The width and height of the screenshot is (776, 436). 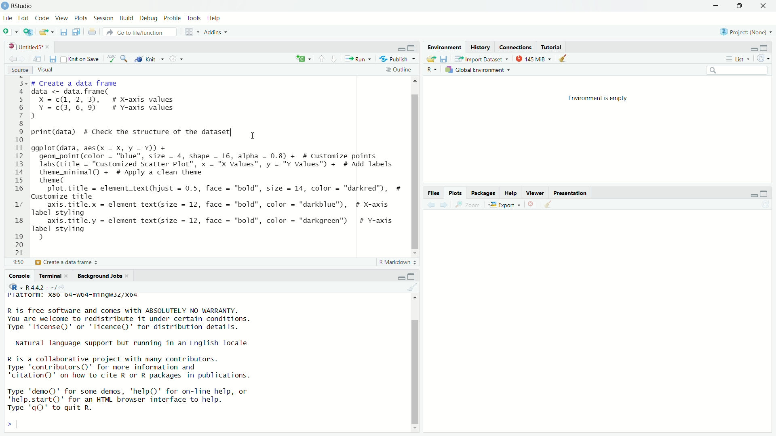 I want to click on Profile, so click(x=173, y=19).